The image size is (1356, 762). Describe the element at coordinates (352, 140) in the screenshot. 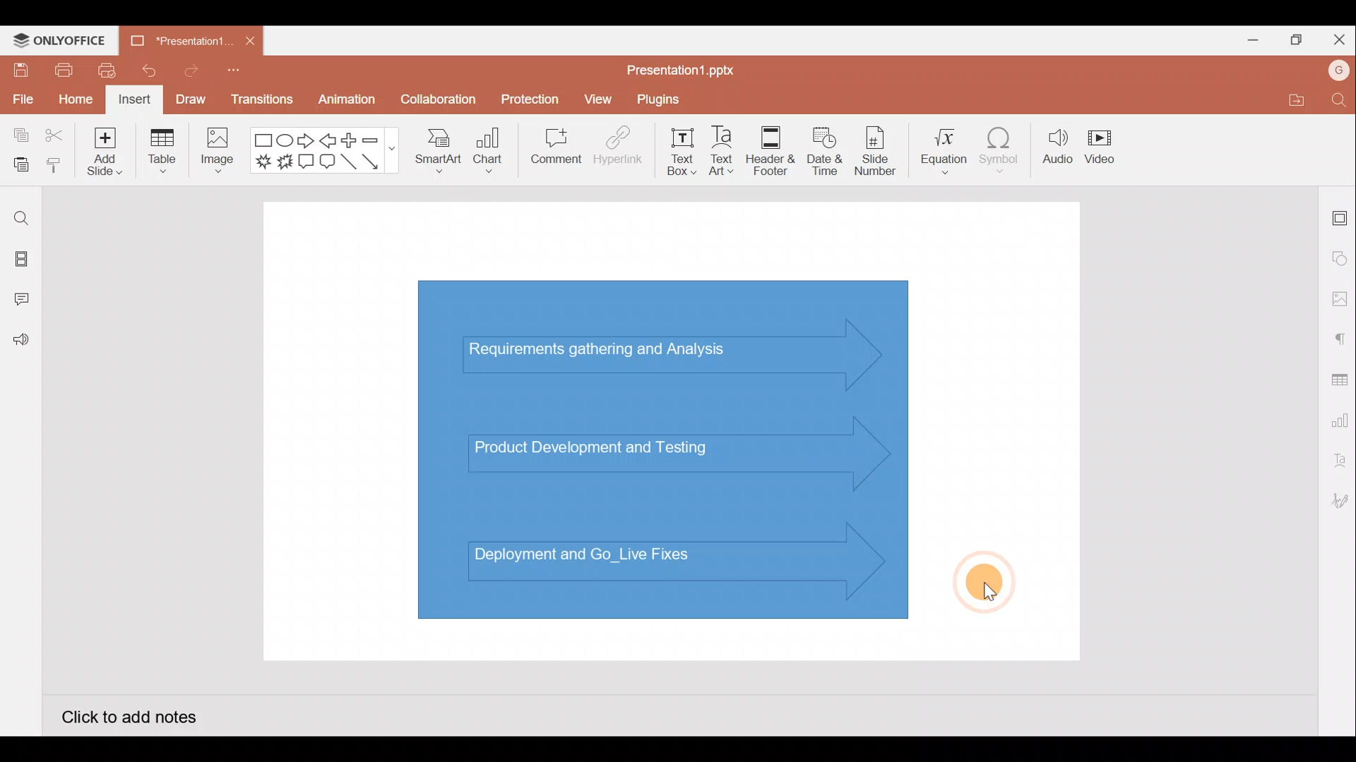

I see `Plus` at that location.